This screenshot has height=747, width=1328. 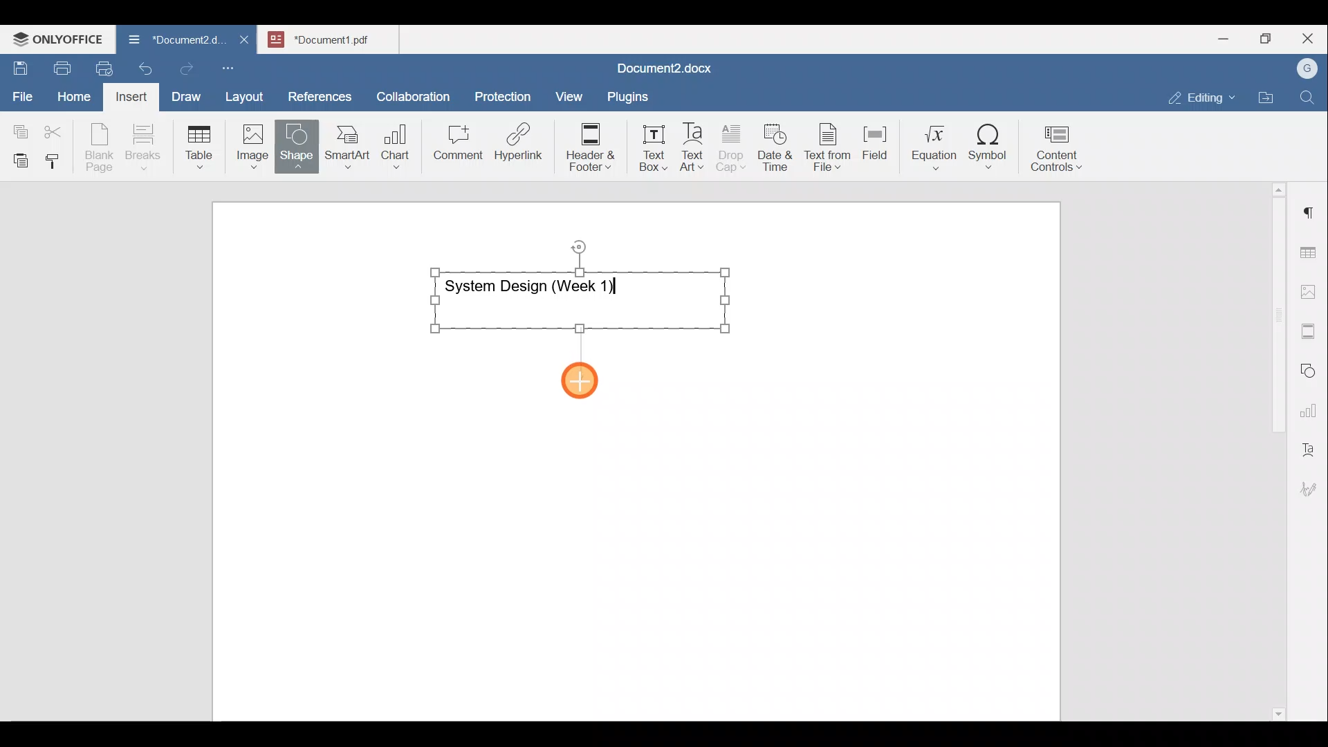 What do you see at coordinates (142, 148) in the screenshot?
I see `Breaks` at bounding box center [142, 148].